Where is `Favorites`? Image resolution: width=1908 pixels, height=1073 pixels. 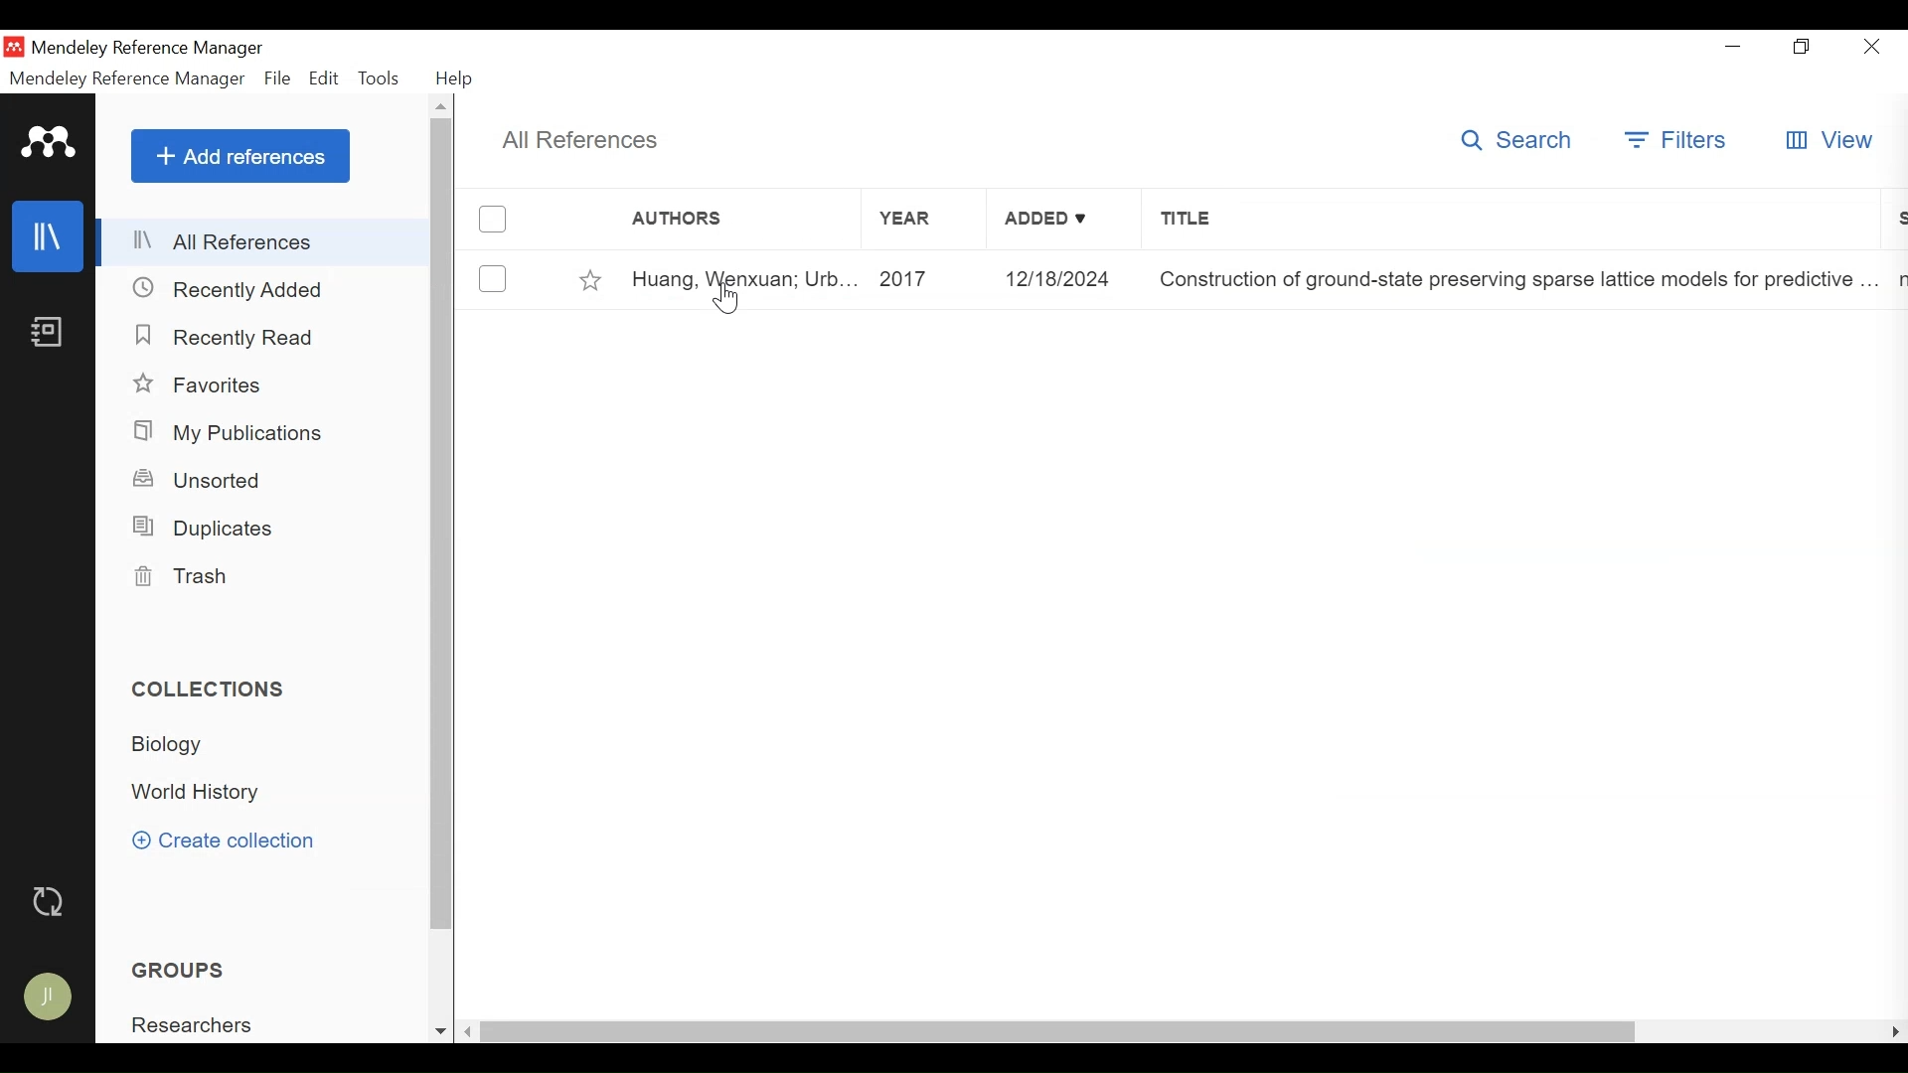 Favorites is located at coordinates (592, 280).